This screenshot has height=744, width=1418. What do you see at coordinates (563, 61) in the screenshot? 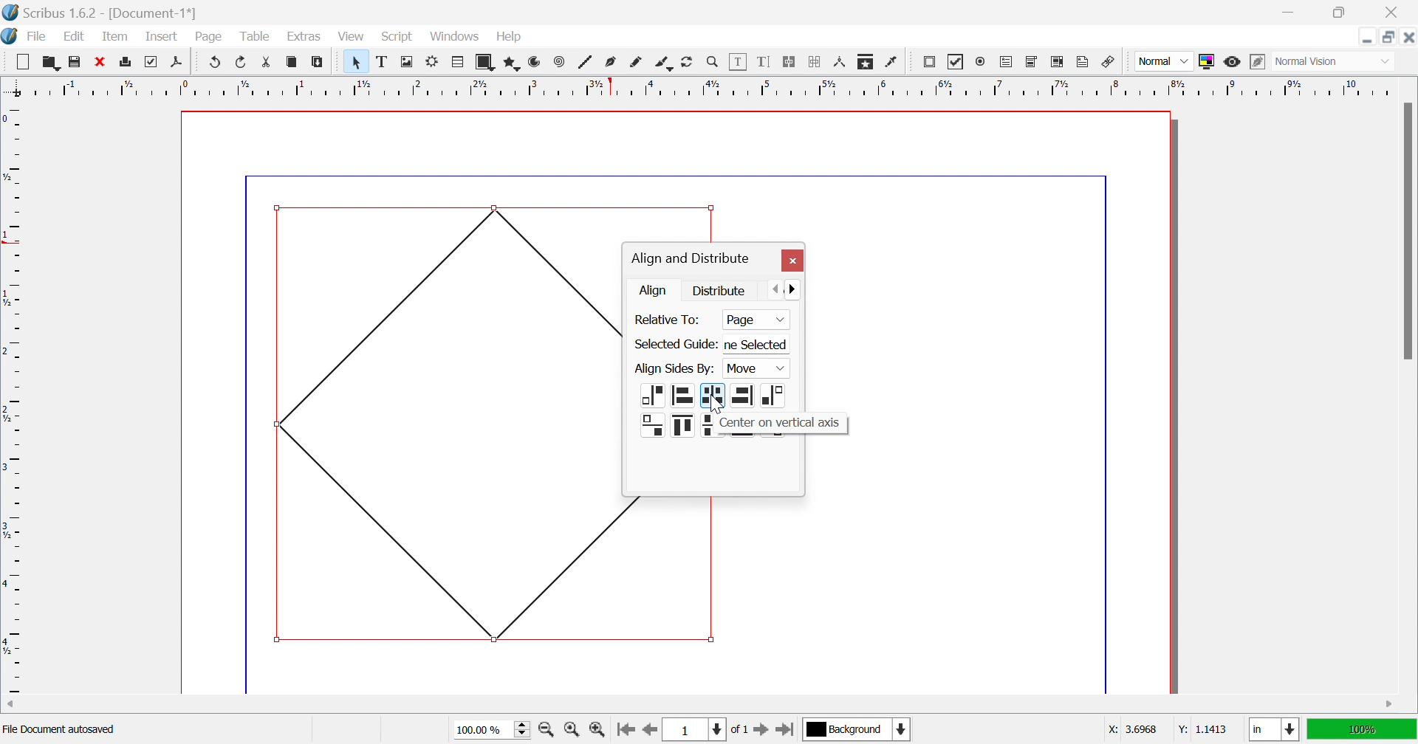
I see `Spiral` at bounding box center [563, 61].